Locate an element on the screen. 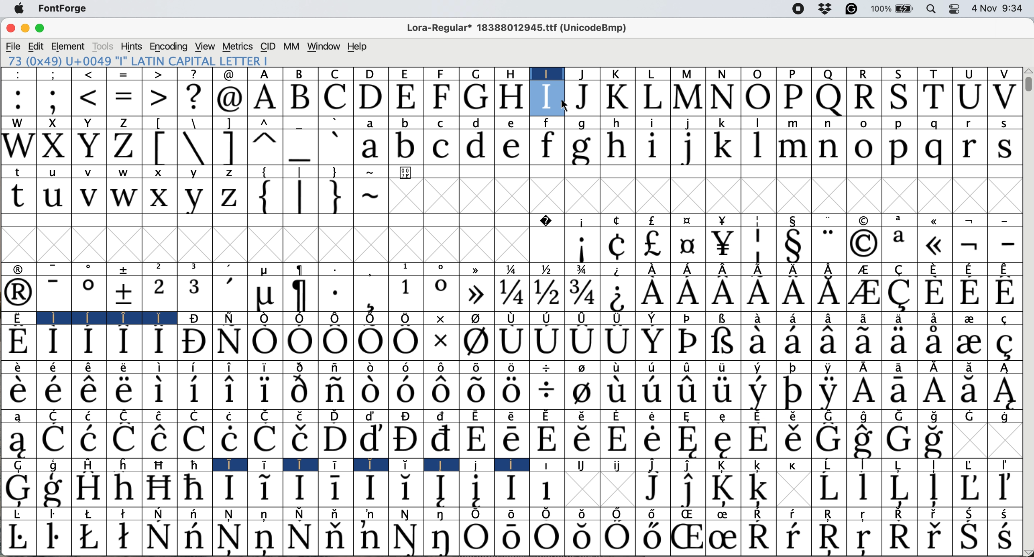 The width and height of the screenshot is (1034, 557). symbol is located at coordinates (796, 220).